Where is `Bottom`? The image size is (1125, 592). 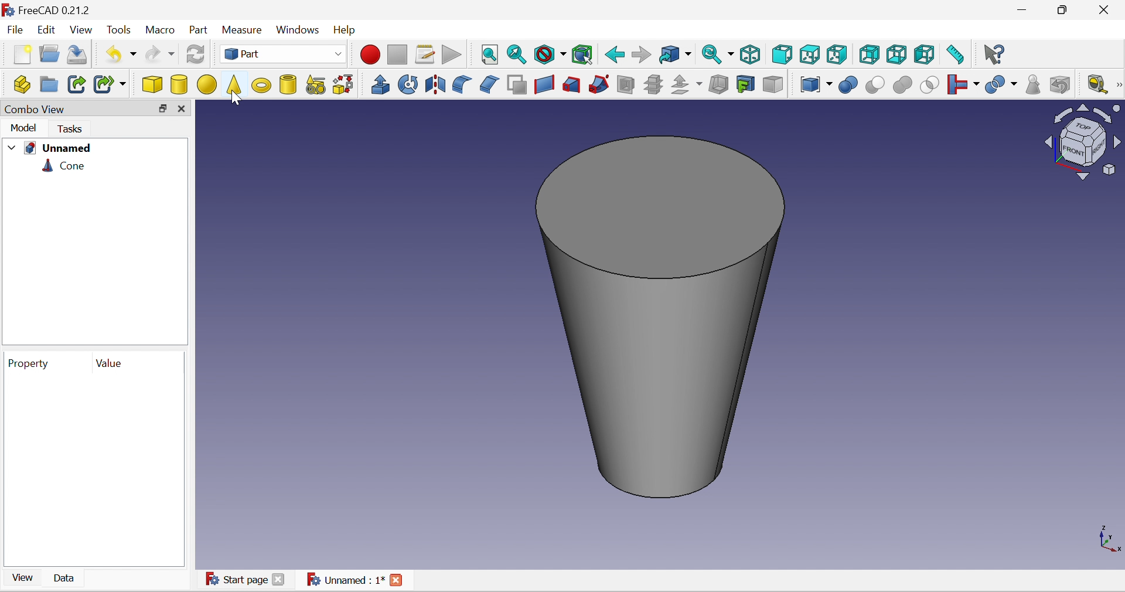 Bottom is located at coordinates (896, 55).